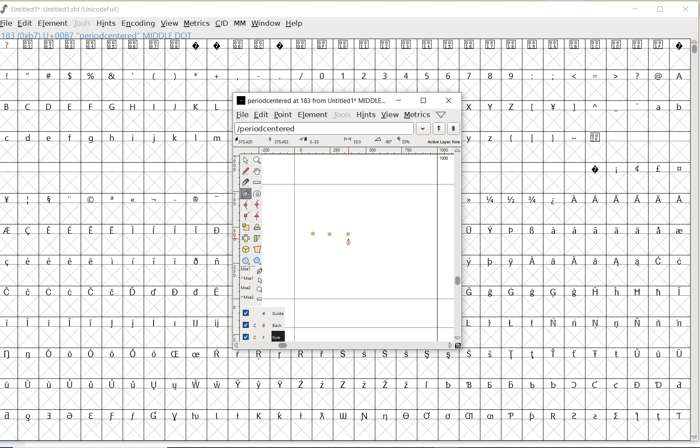 This screenshot has width=700, height=448. I want to click on show previous word list, so click(440, 129).